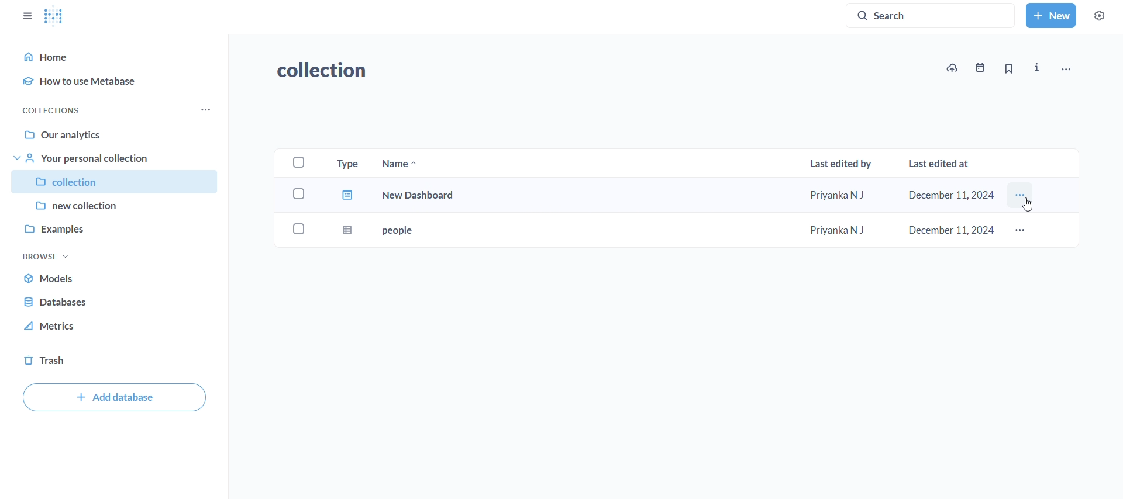  What do you see at coordinates (668, 197) in the screenshot?
I see `new dashboard` at bounding box center [668, 197].